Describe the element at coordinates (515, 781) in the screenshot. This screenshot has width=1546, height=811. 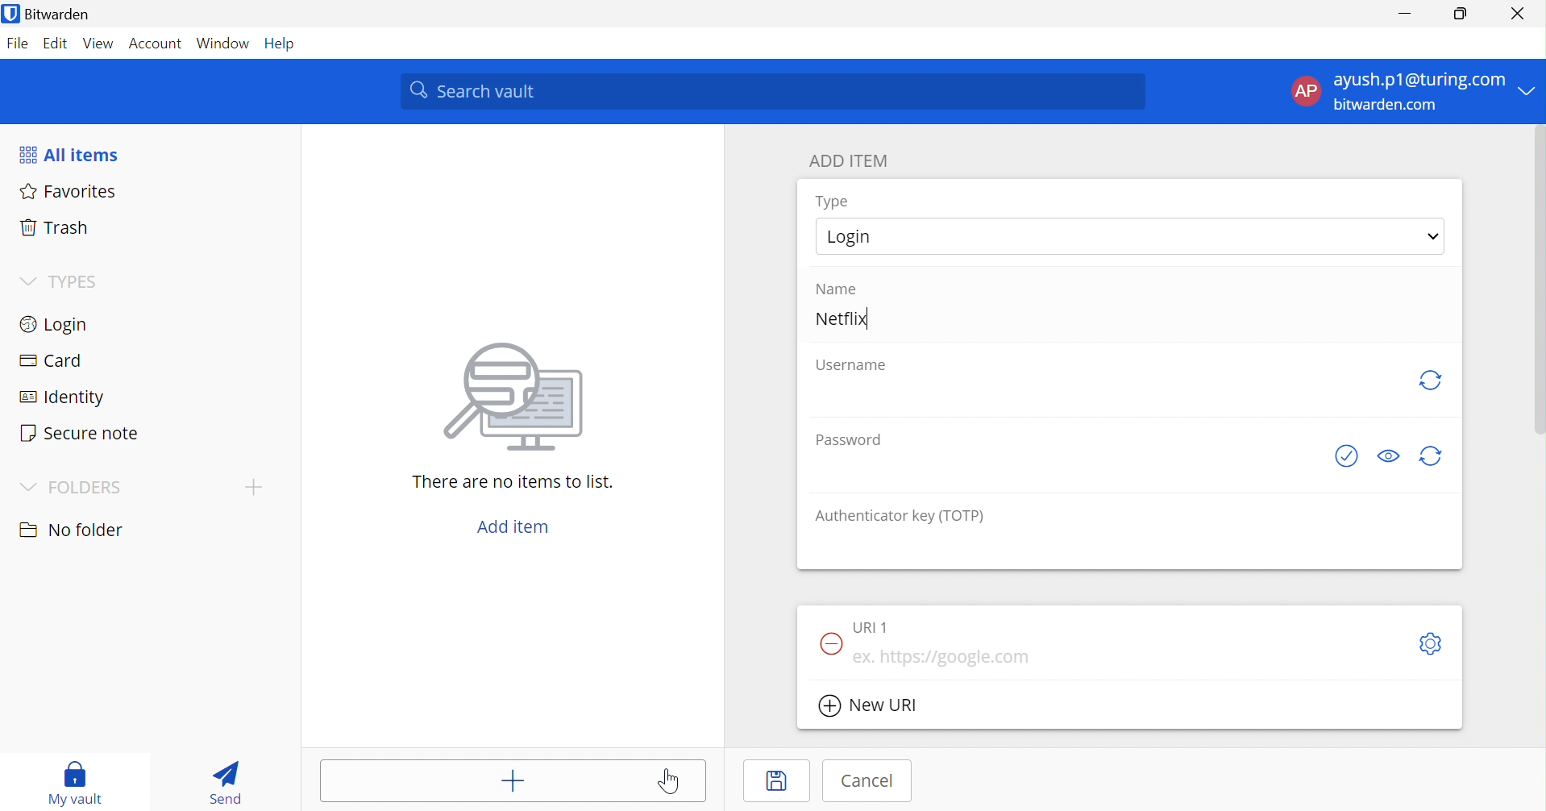
I see `Add item` at that location.